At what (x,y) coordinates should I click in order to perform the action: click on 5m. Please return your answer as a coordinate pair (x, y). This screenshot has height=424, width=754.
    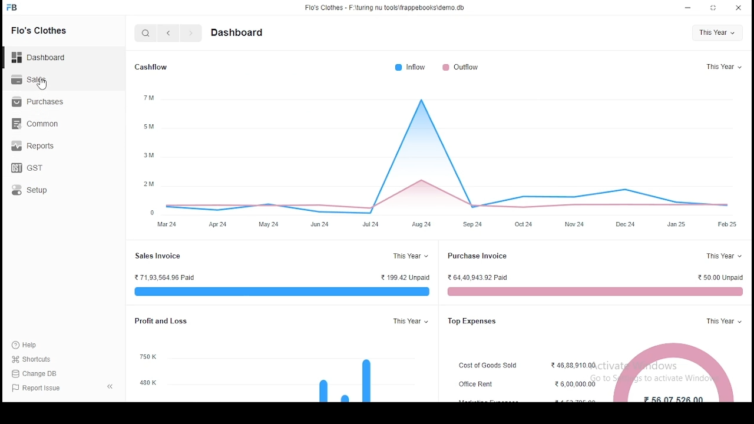
    Looking at the image, I should click on (148, 127).